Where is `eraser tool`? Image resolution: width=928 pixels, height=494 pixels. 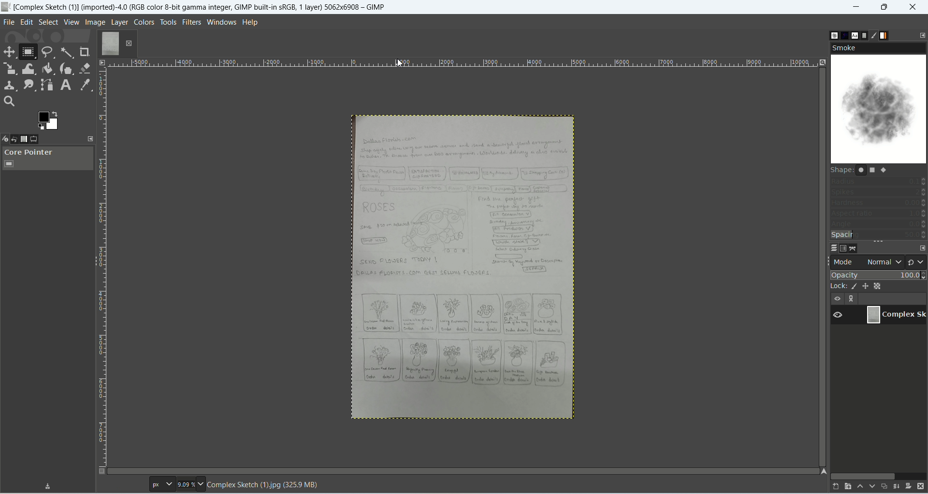 eraser tool is located at coordinates (85, 69).